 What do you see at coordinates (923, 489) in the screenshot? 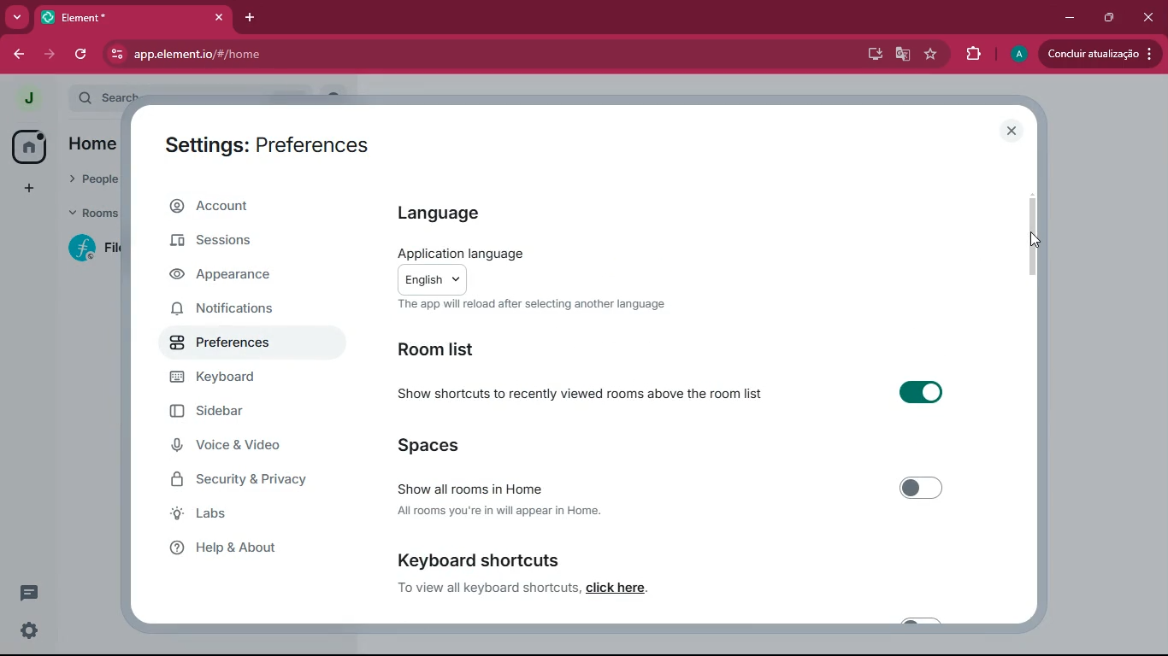
I see `toggle off or on` at bounding box center [923, 489].